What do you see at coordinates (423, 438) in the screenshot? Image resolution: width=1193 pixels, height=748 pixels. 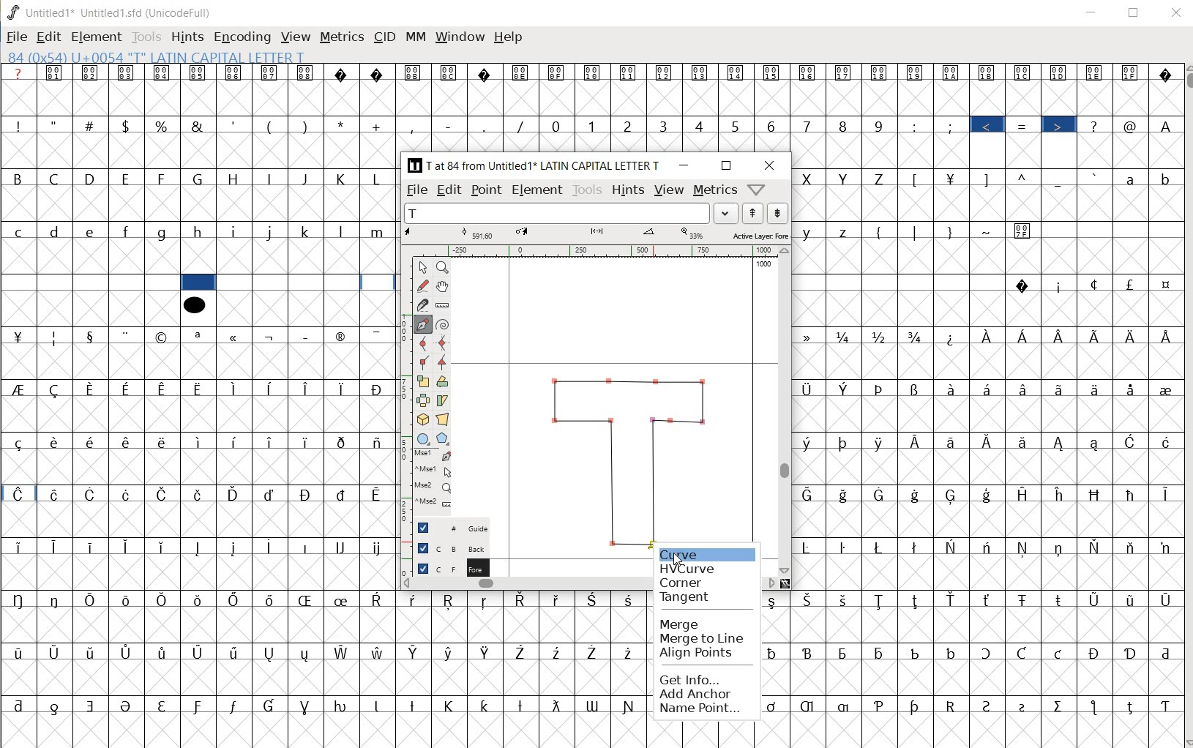 I see `rectangle/ellipse` at bounding box center [423, 438].